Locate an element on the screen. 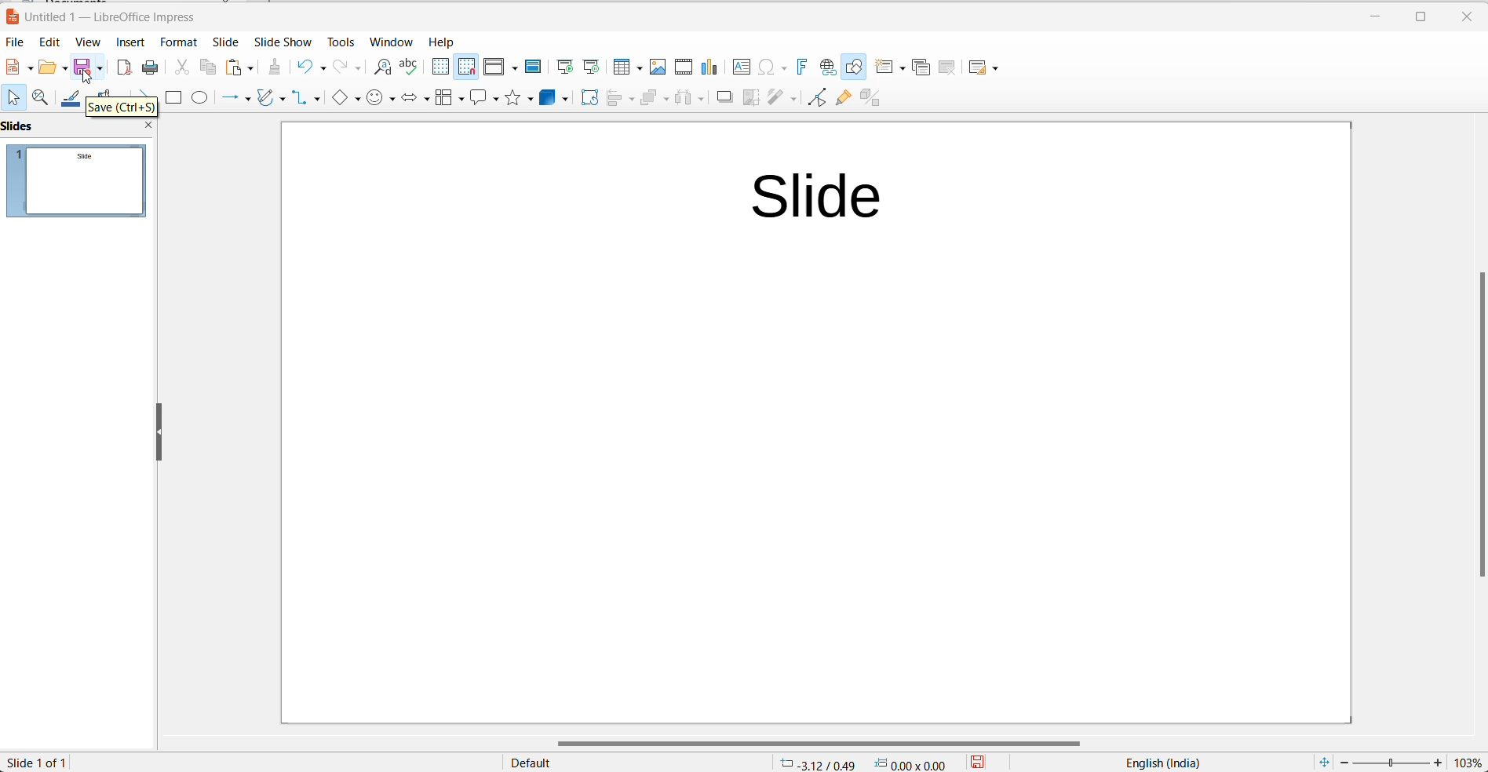  new file options is located at coordinates (18, 67).